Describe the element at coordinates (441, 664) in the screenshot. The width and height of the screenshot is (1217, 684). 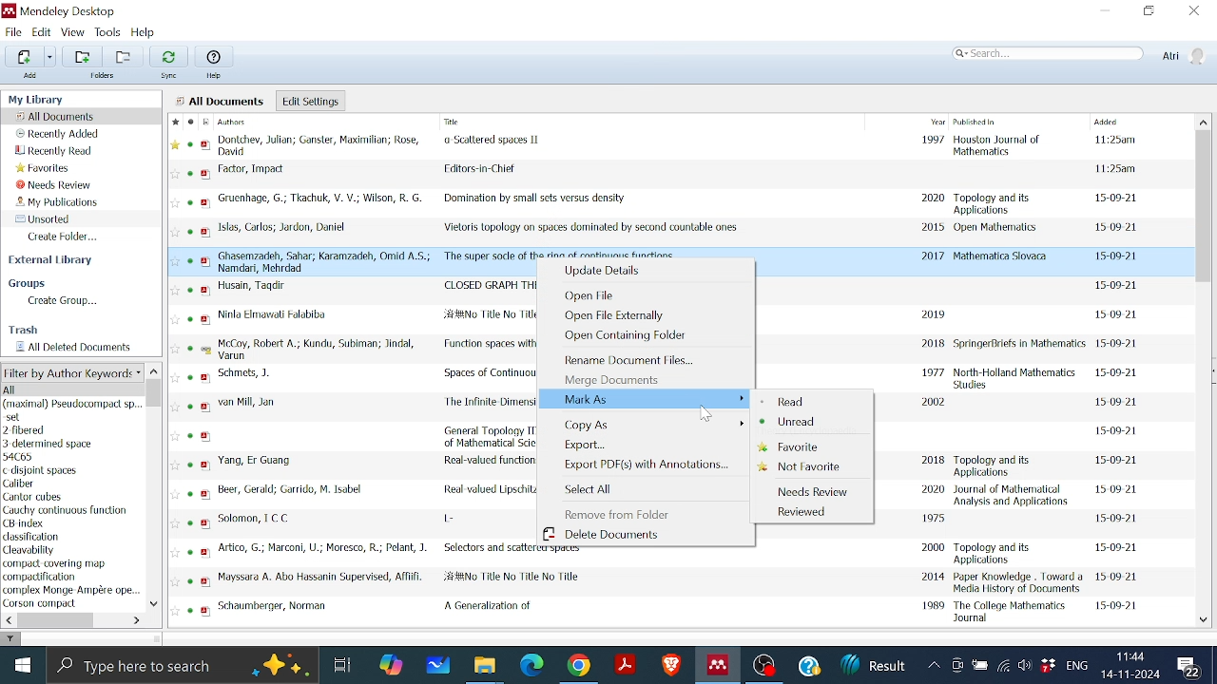
I see `Whiteboard` at that location.